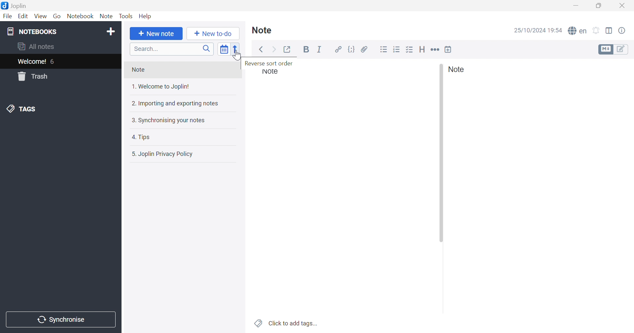  Describe the element at coordinates (609, 30) in the screenshot. I see `Toggle editor layout` at that location.